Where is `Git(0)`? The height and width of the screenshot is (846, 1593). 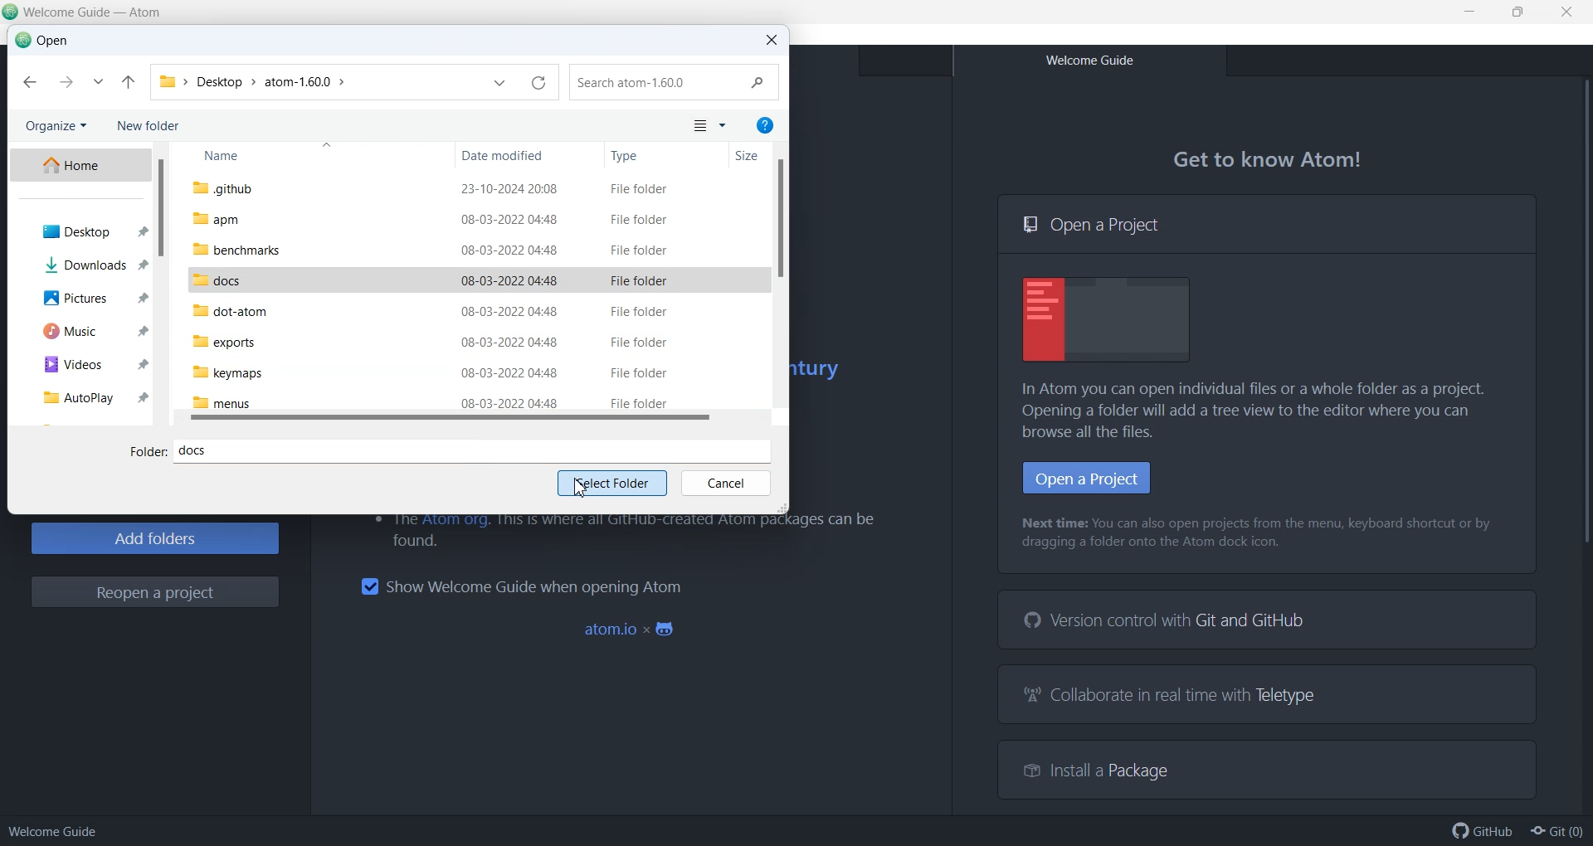 Git(0) is located at coordinates (1556, 831).